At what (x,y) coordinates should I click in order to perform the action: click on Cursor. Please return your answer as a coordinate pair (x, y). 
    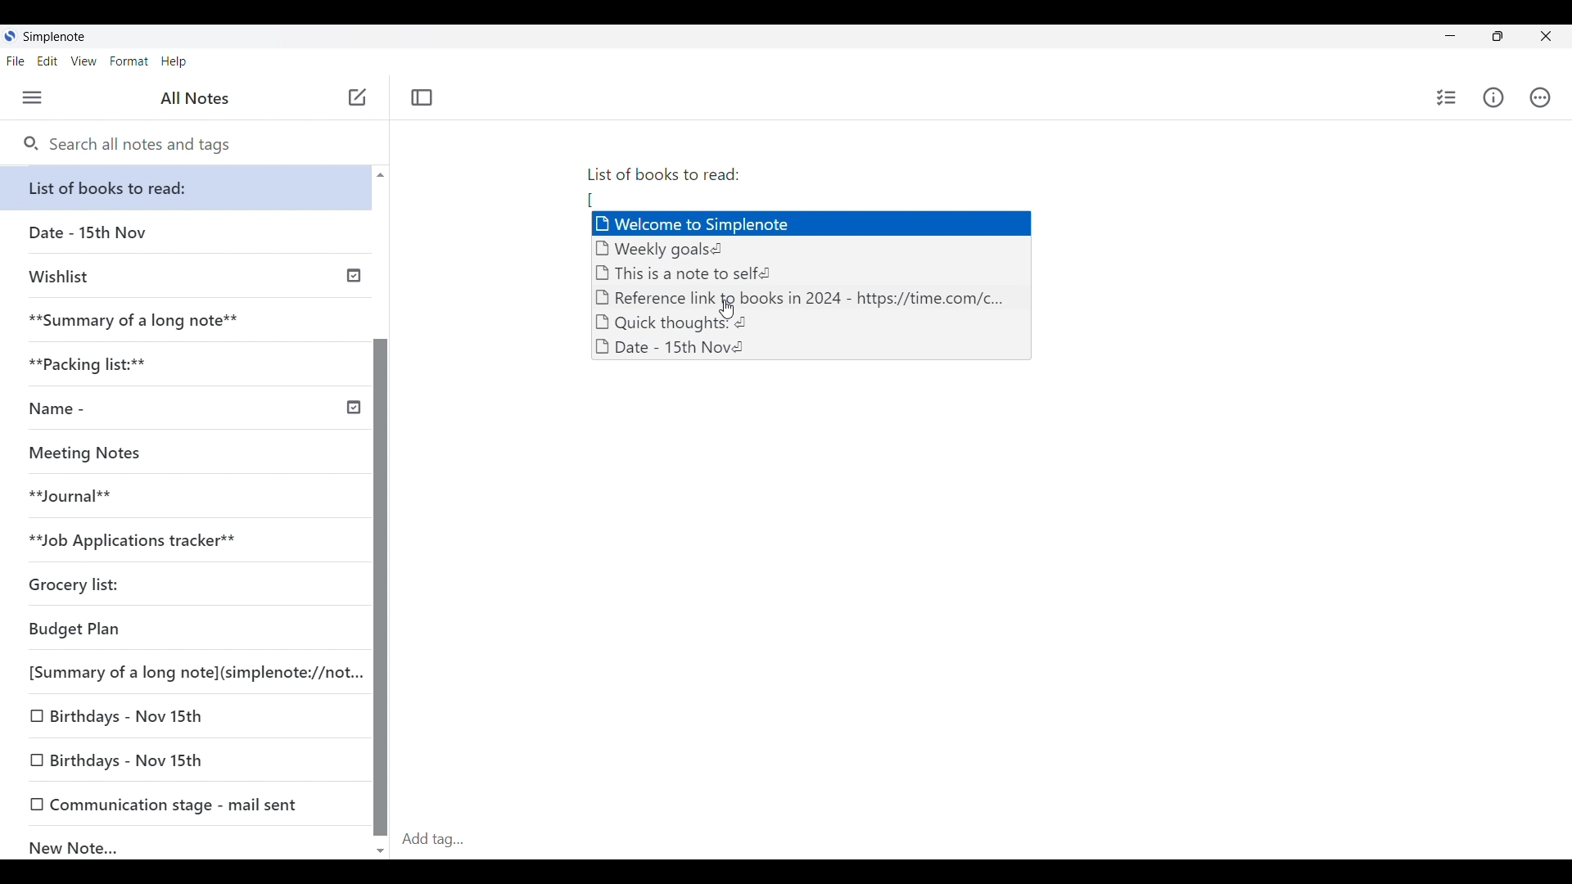
    Looking at the image, I should click on (730, 312).